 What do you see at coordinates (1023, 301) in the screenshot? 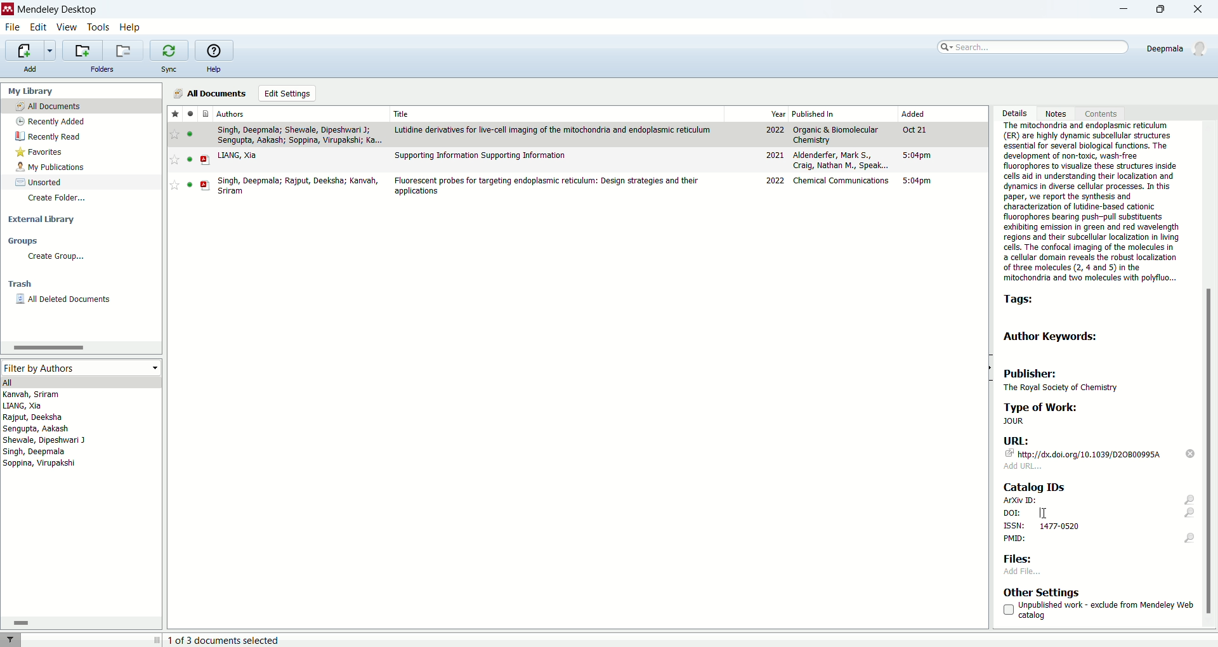
I see `tags: ` at bounding box center [1023, 301].